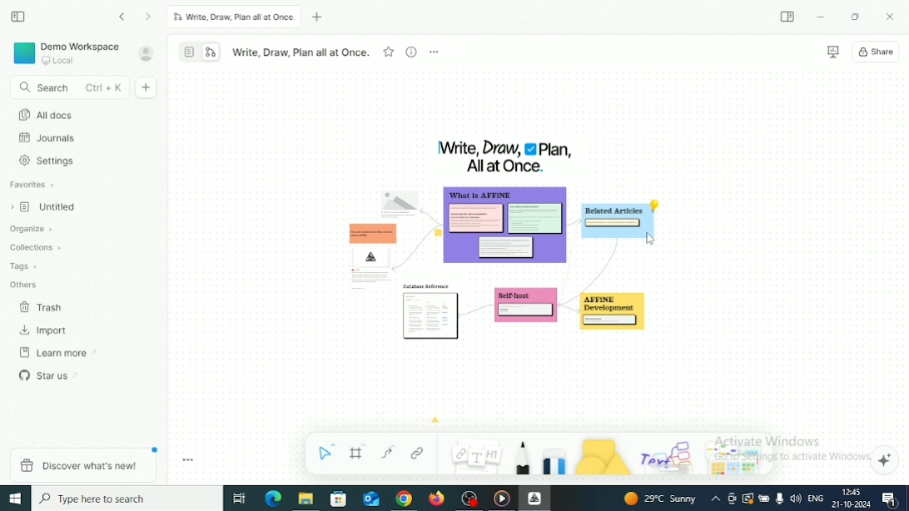 The width and height of the screenshot is (909, 511). Describe the element at coordinates (370, 499) in the screenshot. I see `Mail` at that location.